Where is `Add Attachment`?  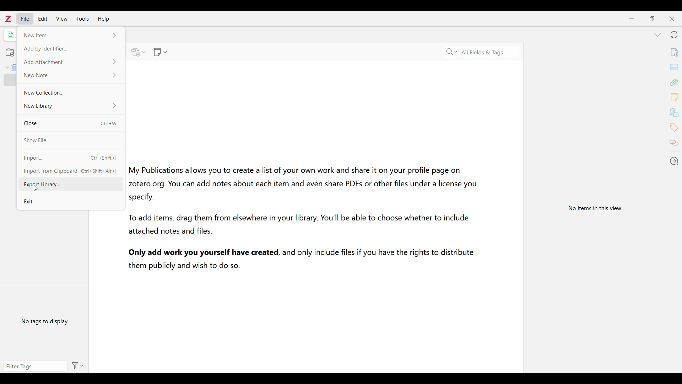
Add Attachment is located at coordinates (71, 62).